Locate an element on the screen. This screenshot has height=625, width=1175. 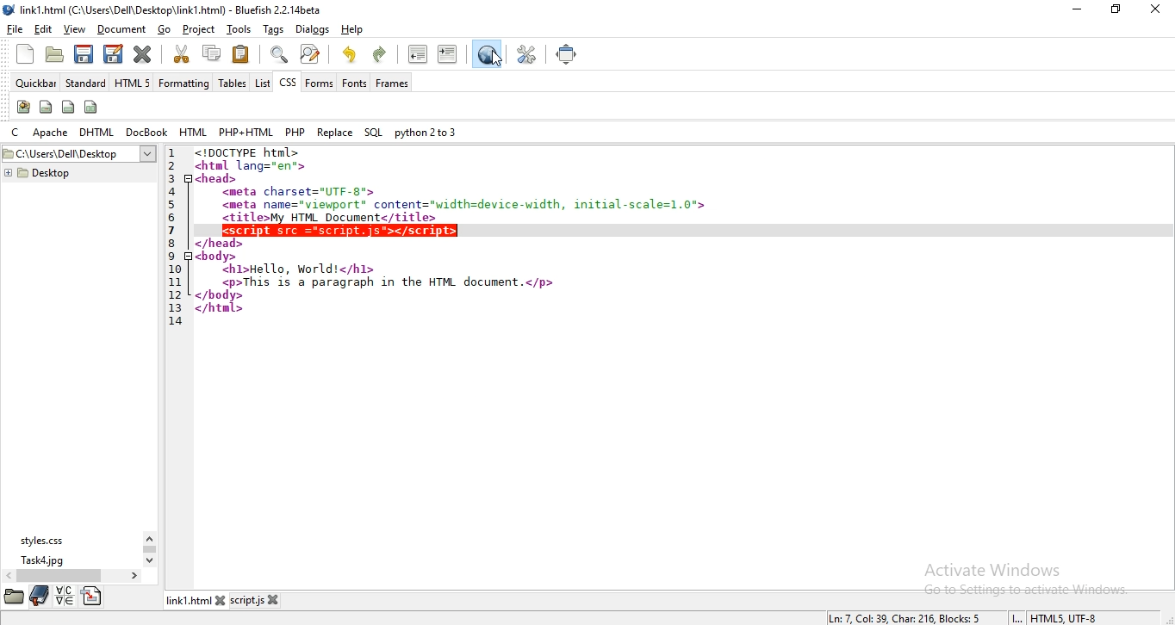
document is located at coordinates (121, 28).